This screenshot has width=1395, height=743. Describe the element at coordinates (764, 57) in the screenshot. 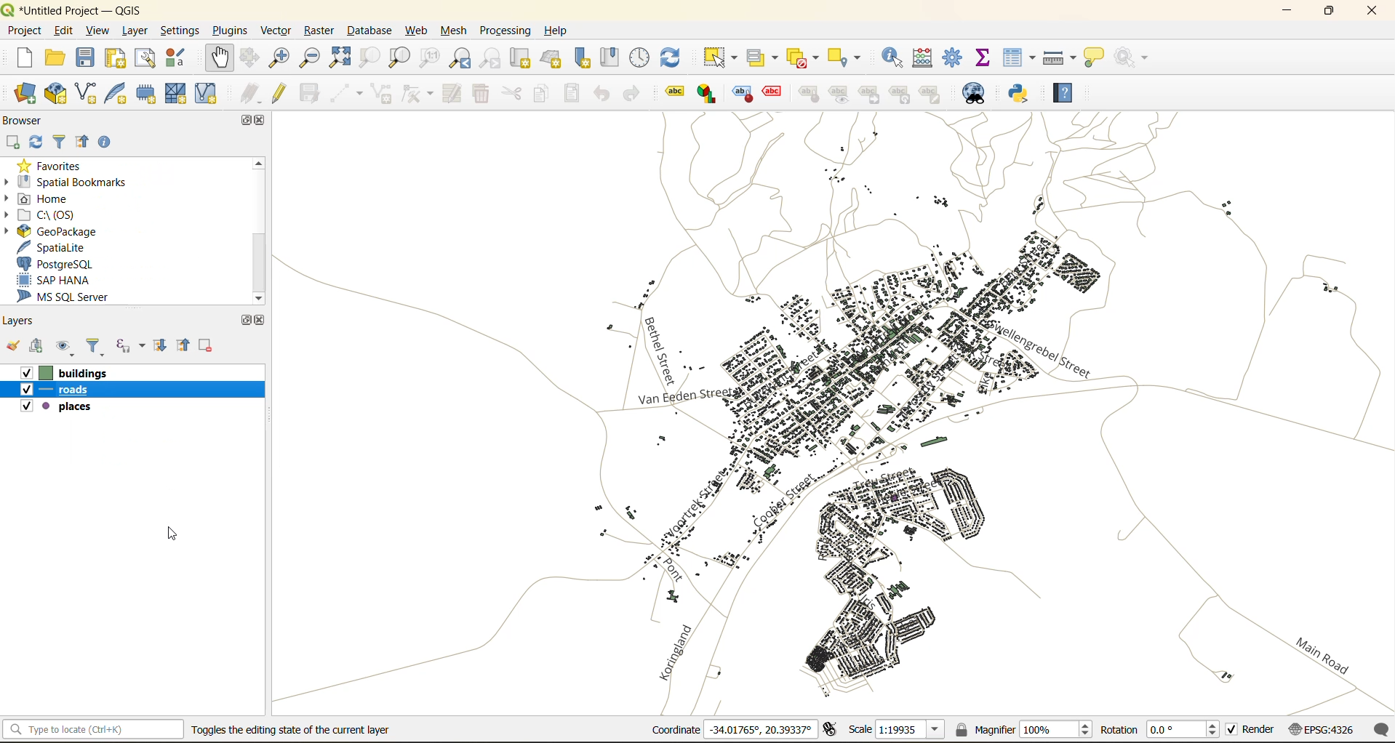

I see `select value` at that location.